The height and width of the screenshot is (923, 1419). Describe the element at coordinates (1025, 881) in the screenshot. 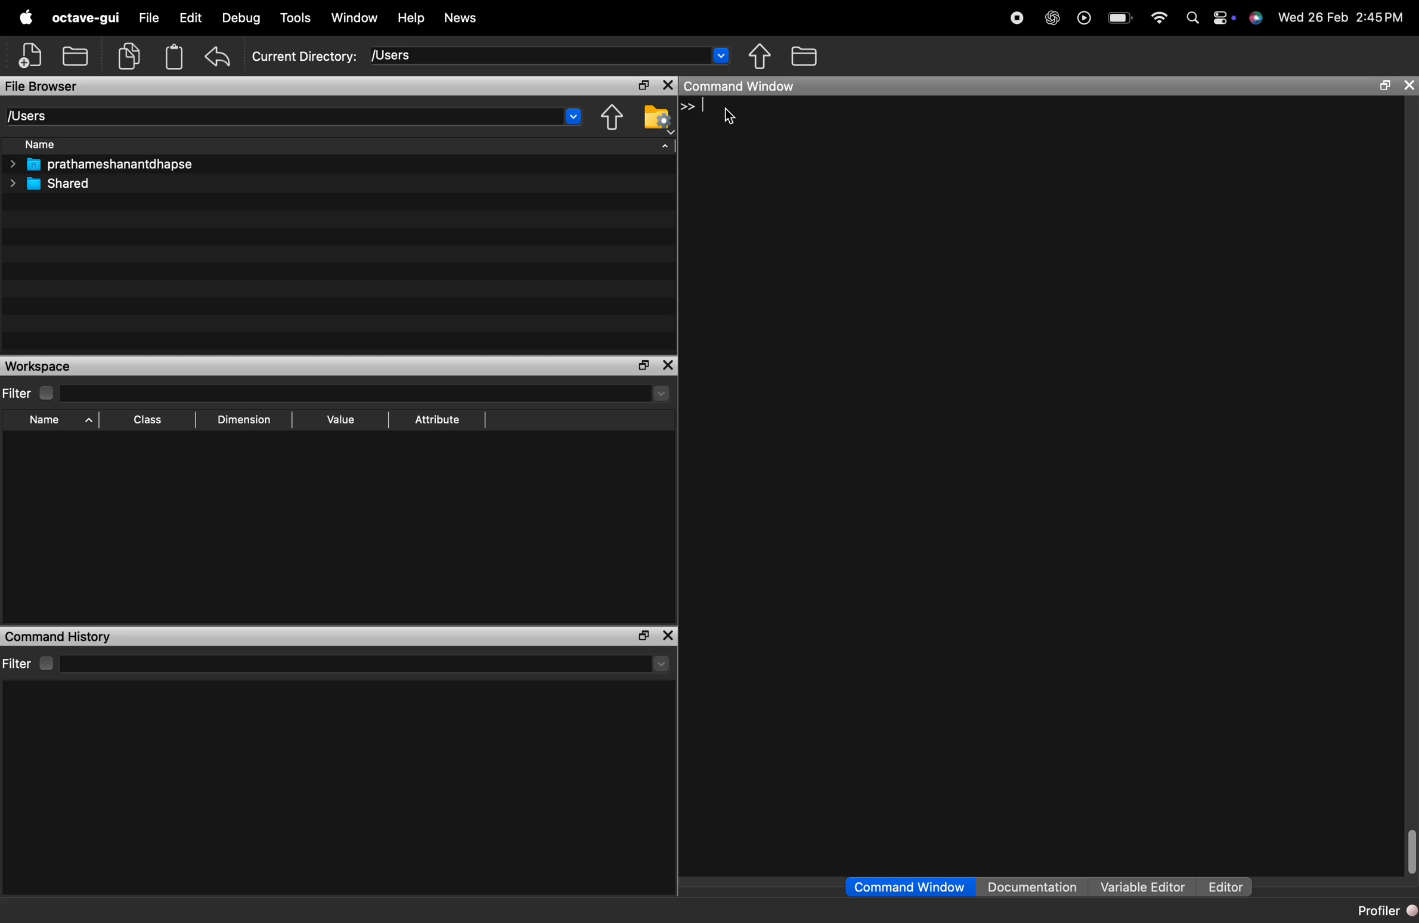

I see `1 Documentation` at that location.